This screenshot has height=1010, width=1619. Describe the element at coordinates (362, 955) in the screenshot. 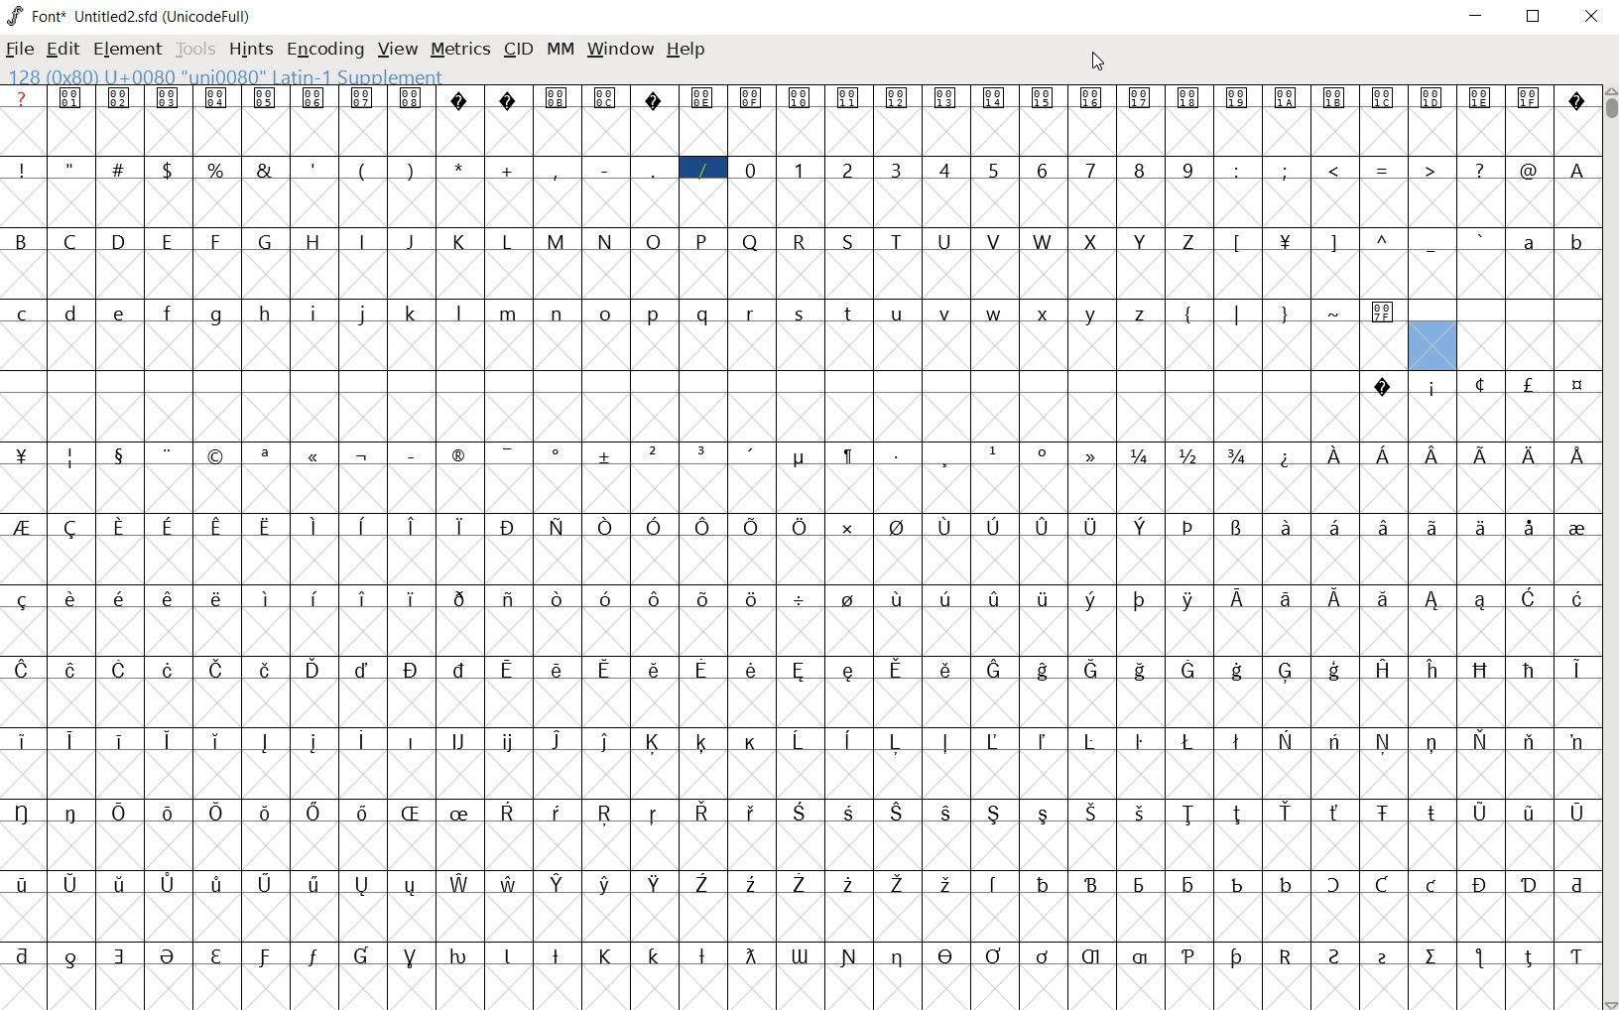

I see `glyph` at that location.